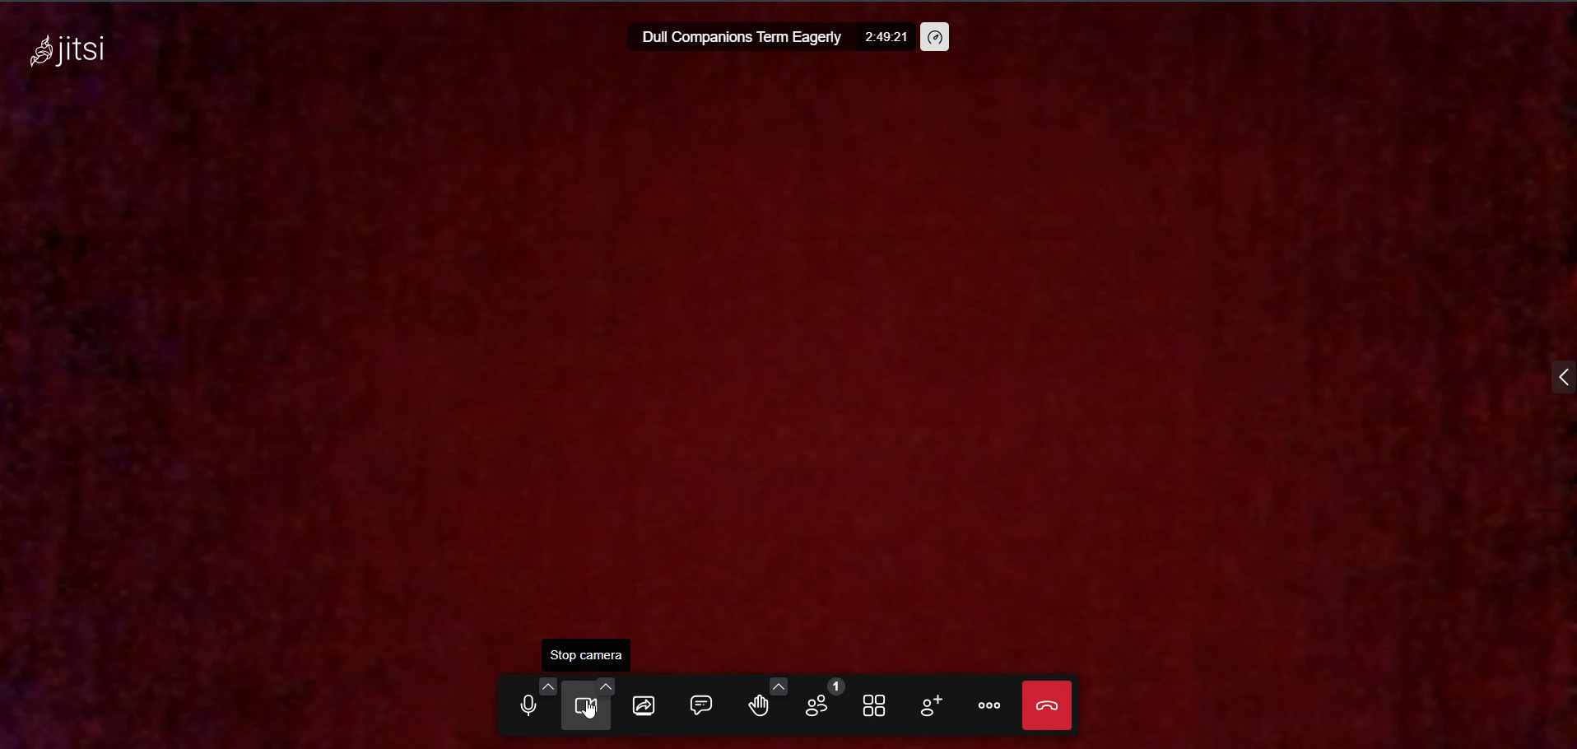 Image resolution: width=1577 pixels, height=749 pixels. I want to click on tile view, so click(874, 705).